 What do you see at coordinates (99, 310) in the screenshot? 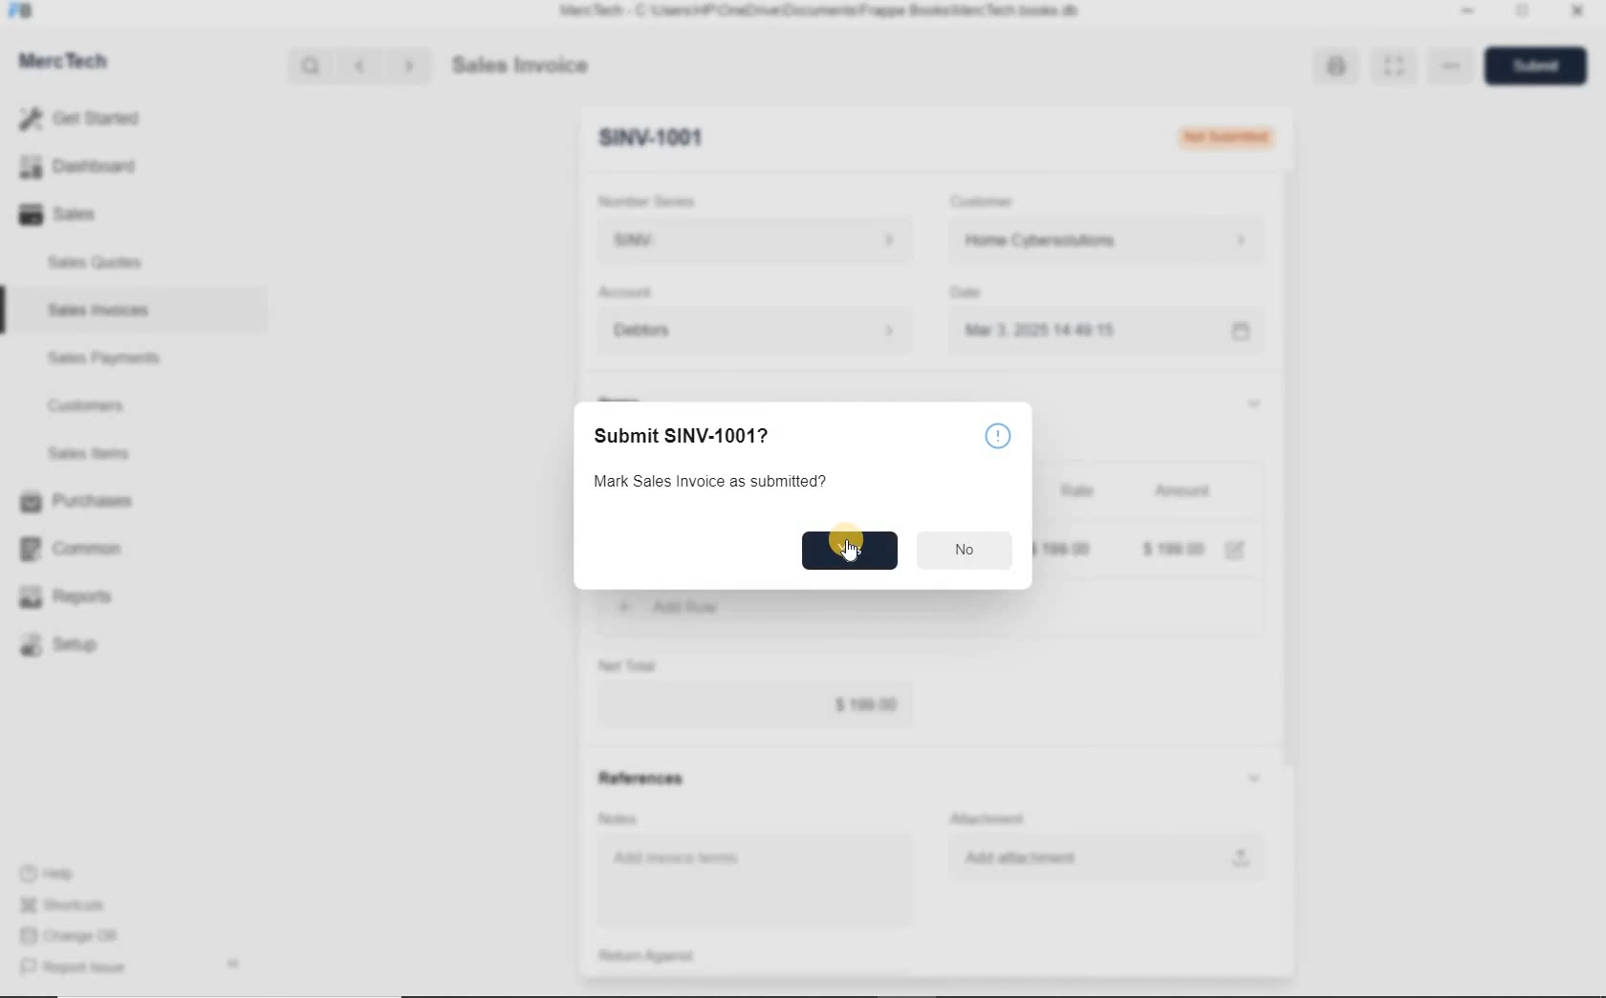
I see `Sales Invoices` at bounding box center [99, 310].